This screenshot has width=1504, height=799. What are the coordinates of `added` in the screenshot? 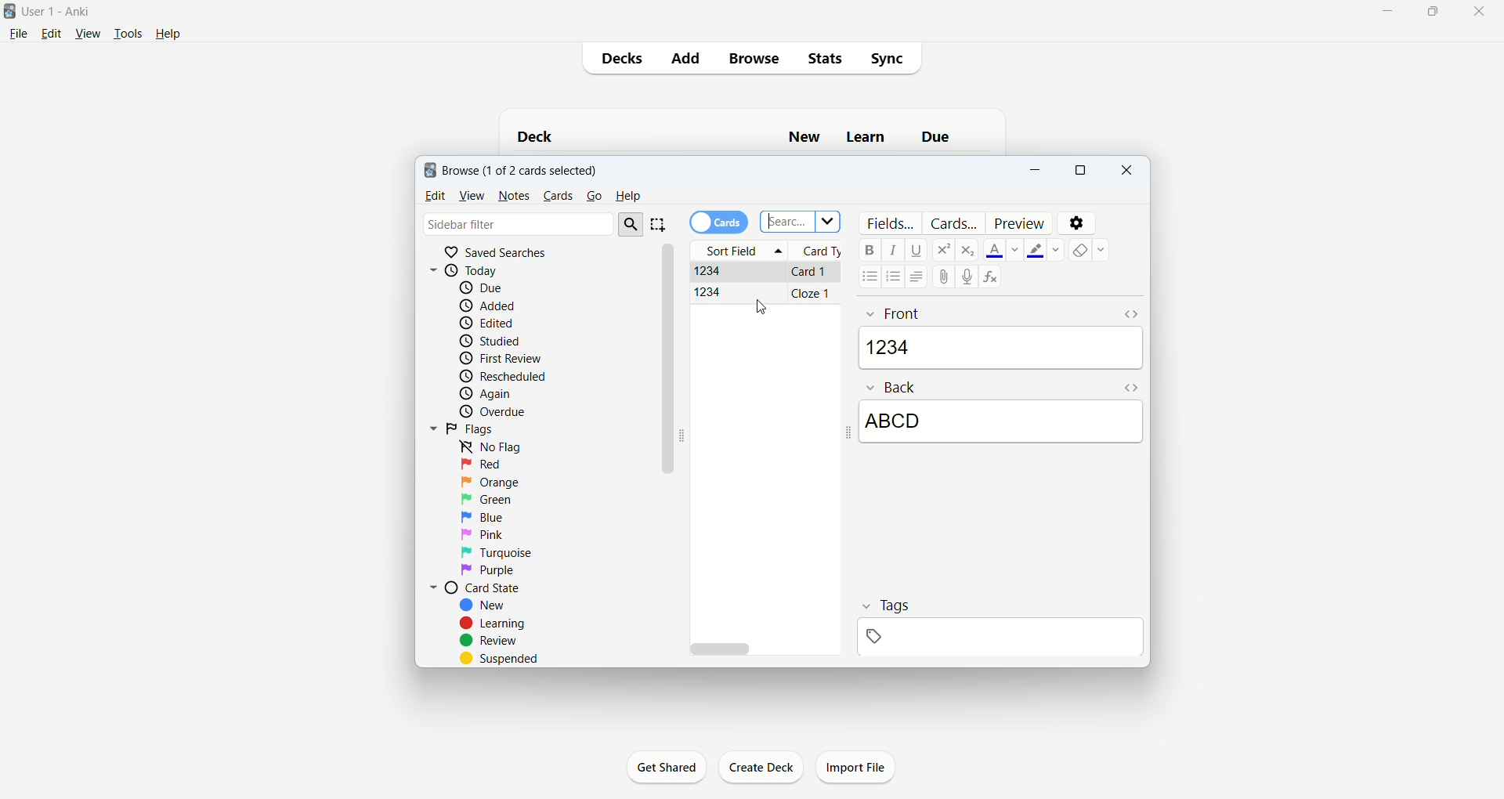 It's located at (489, 305).